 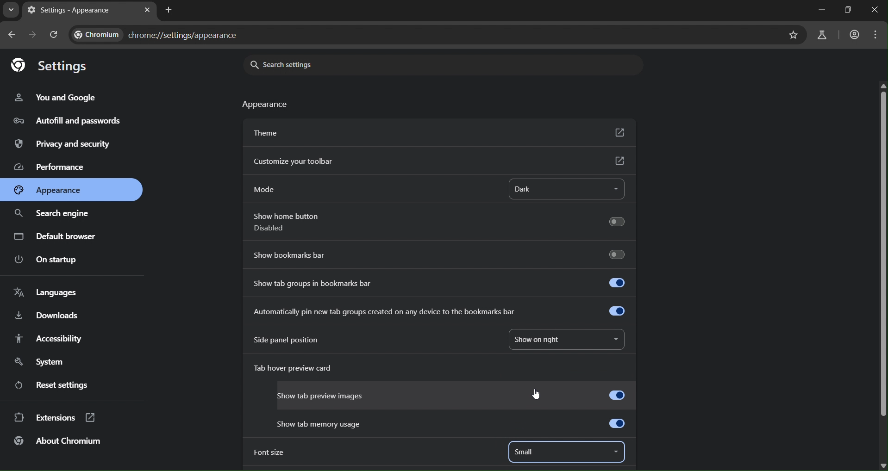 What do you see at coordinates (441, 161) in the screenshot?
I see `customize yr toolbar` at bounding box center [441, 161].